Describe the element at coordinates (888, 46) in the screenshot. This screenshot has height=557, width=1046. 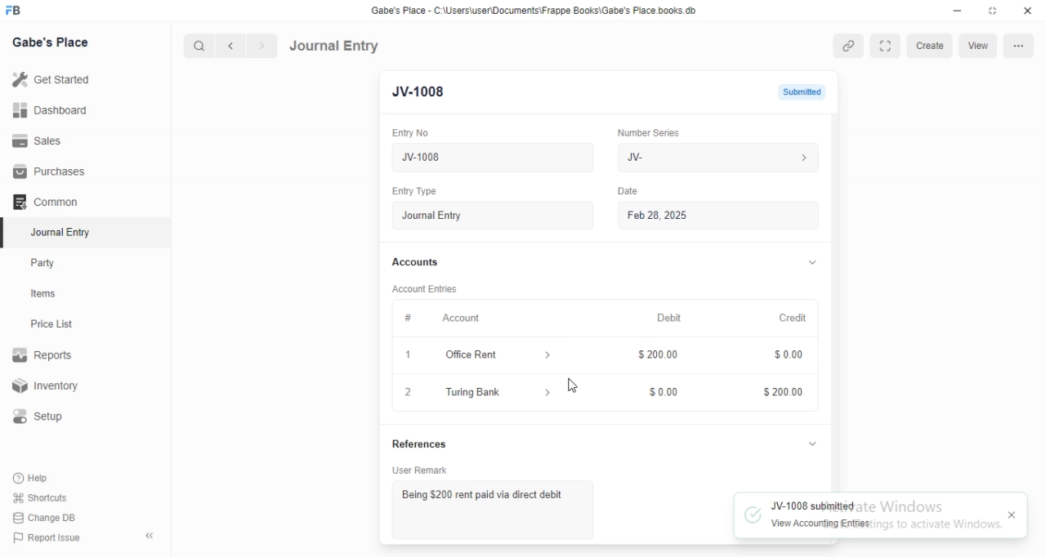
I see `fullscreen` at that location.